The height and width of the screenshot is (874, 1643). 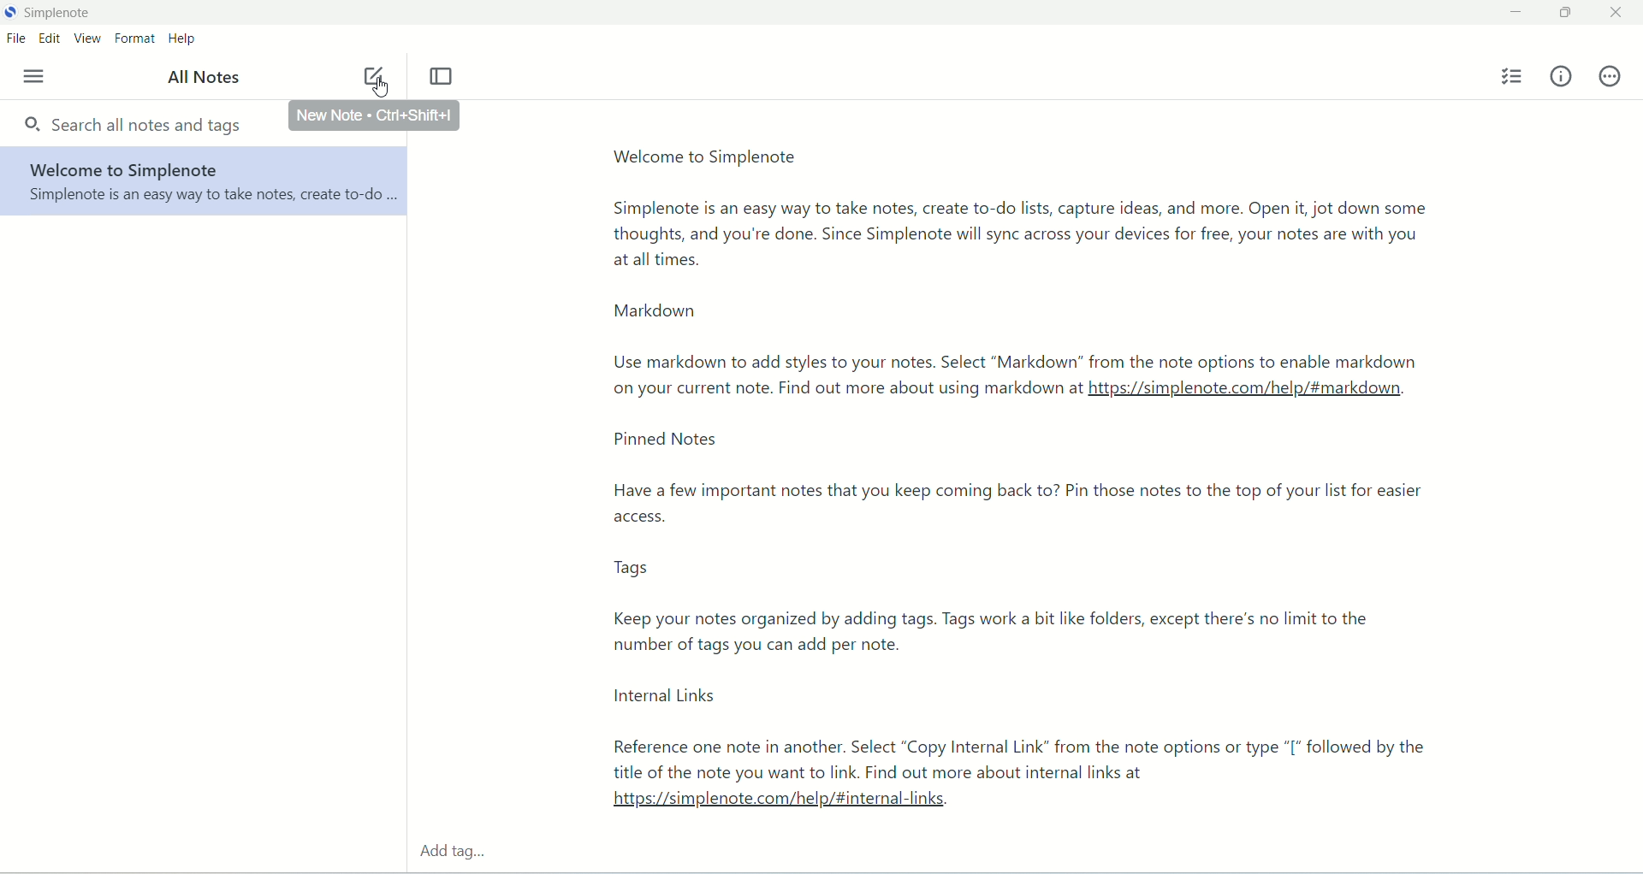 What do you see at coordinates (442, 78) in the screenshot?
I see `toggle focus mode` at bounding box center [442, 78].